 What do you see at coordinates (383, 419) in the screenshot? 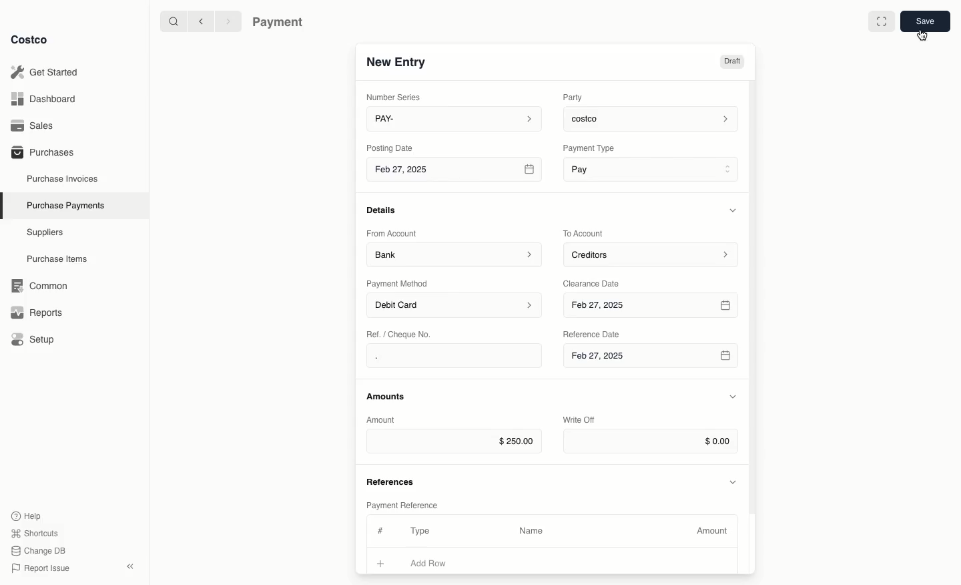
I see `Amount` at bounding box center [383, 419].